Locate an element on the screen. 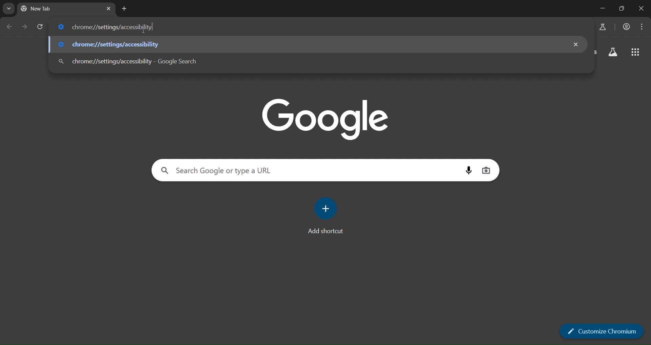  accounts is located at coordinates (626, 26).